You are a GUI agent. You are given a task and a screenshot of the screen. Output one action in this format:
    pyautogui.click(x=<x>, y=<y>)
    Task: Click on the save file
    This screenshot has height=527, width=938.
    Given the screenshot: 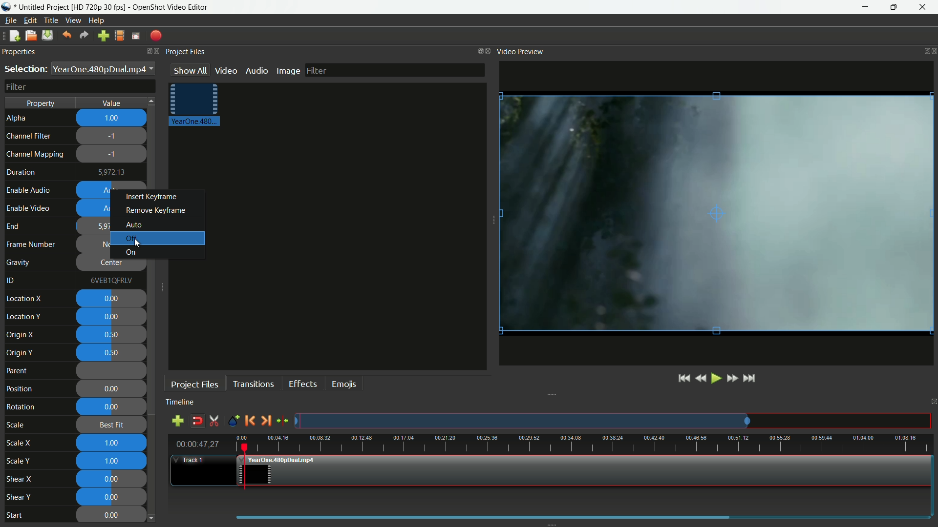 What is the action you would take?
    pyautogui.click(x=47, y=35)
    